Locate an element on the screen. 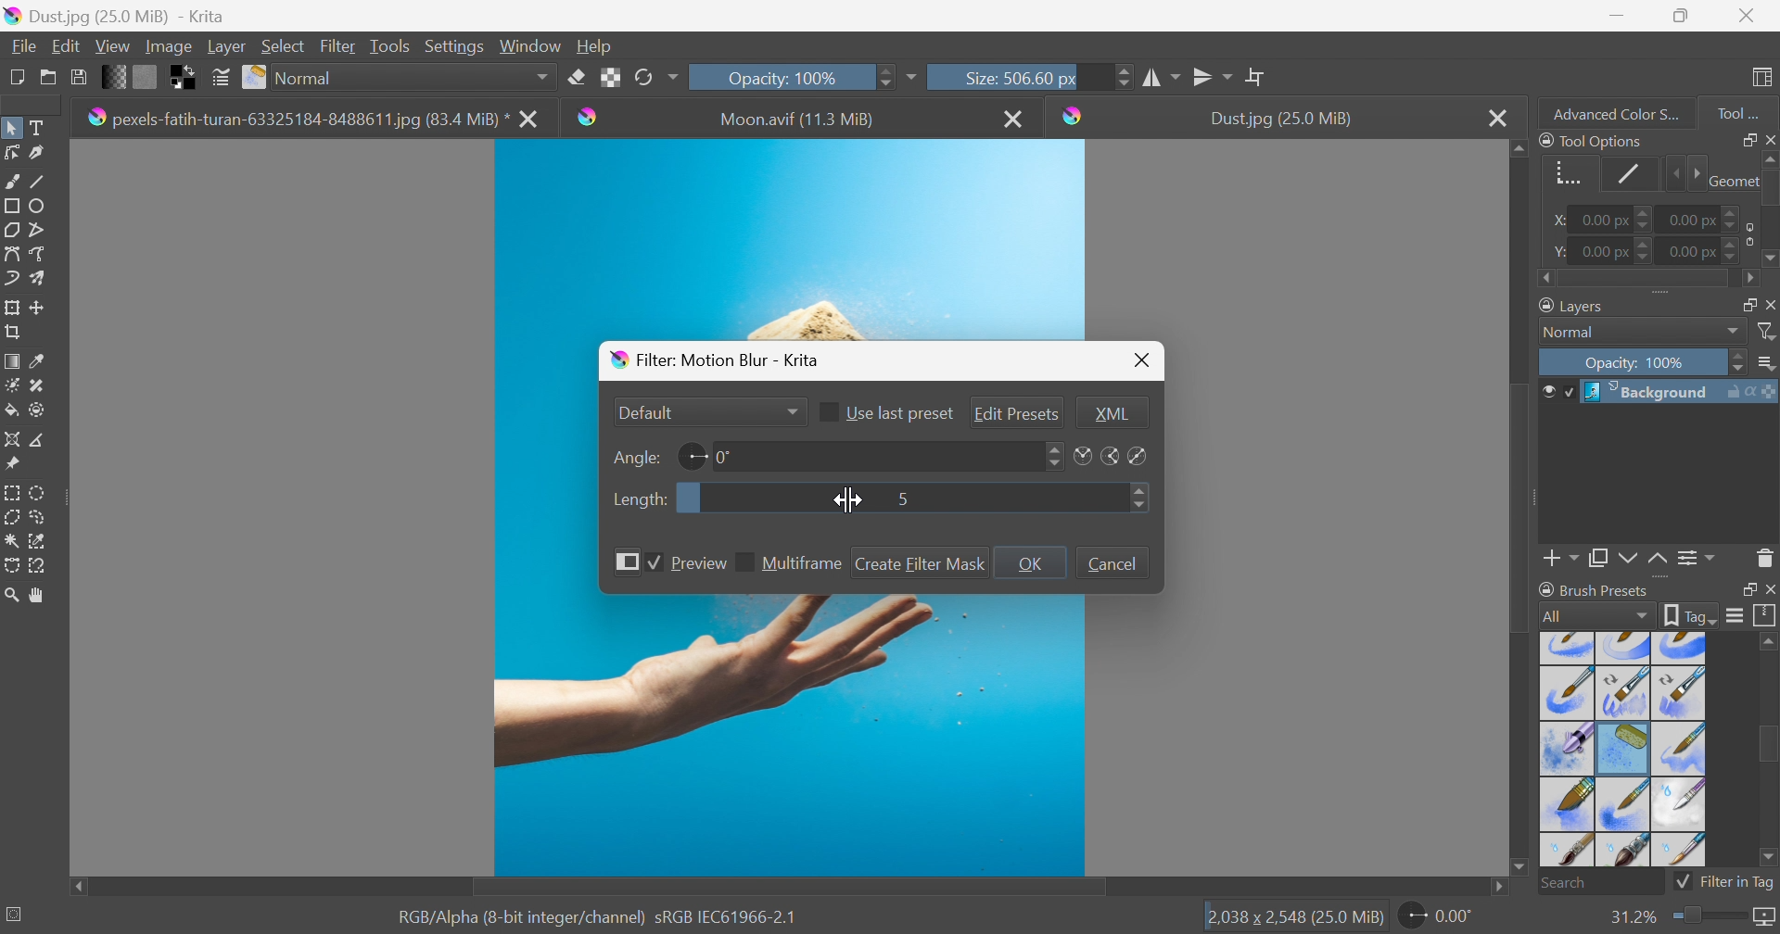 The height and width of the screenshot is (934, 1780). Moon.avif (11.3 MB) is located at coordinates (799, 120).